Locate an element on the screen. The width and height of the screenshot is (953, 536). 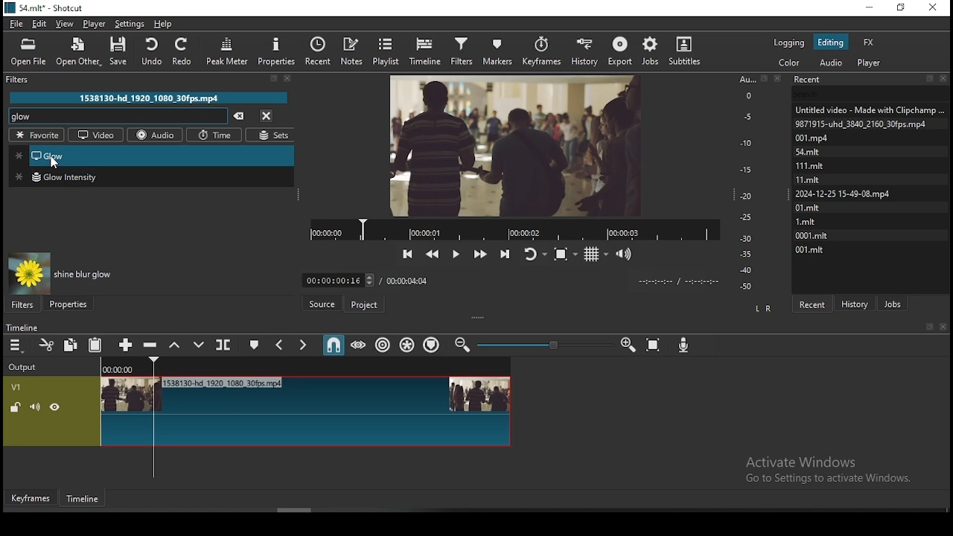
glow is located at coordinates (153, 155).